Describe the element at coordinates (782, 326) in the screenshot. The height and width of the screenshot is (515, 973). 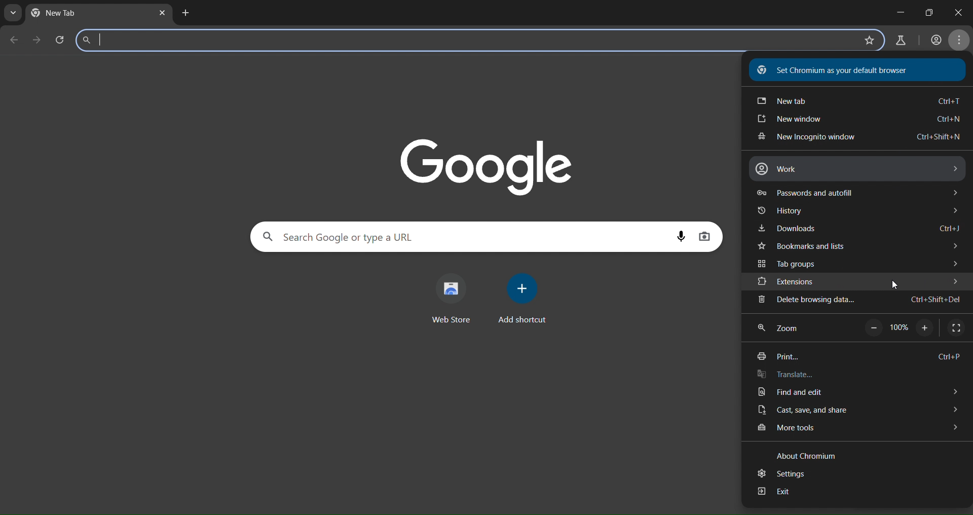
I see `zoom ` at that location.